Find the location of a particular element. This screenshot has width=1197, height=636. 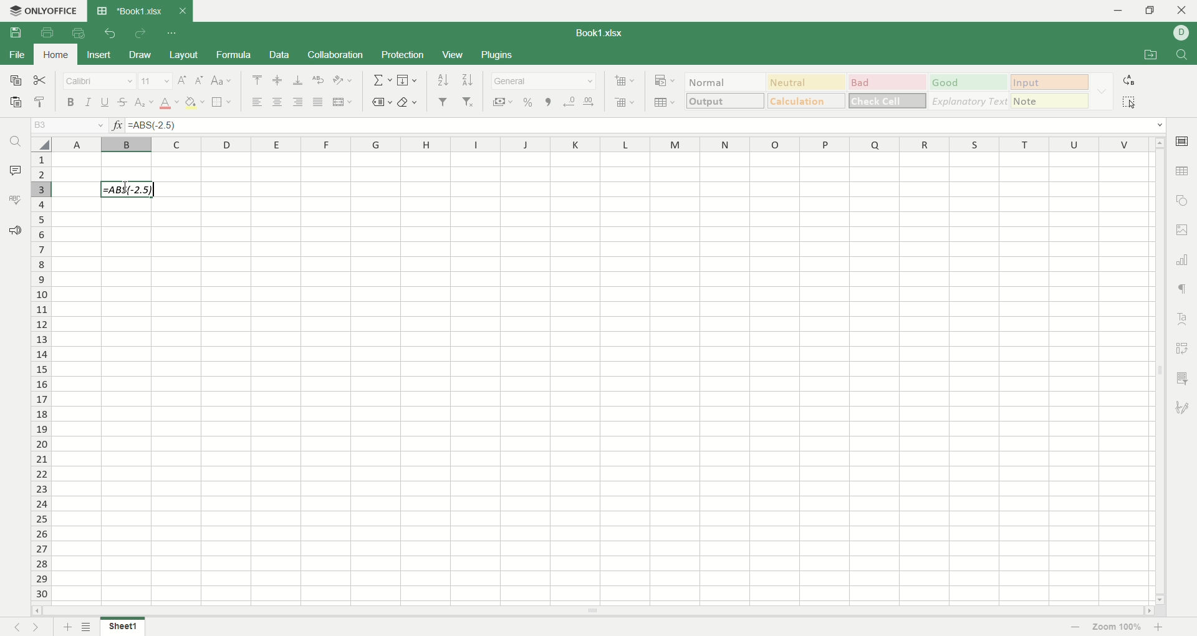

insert is located at coordinates (96, 55).